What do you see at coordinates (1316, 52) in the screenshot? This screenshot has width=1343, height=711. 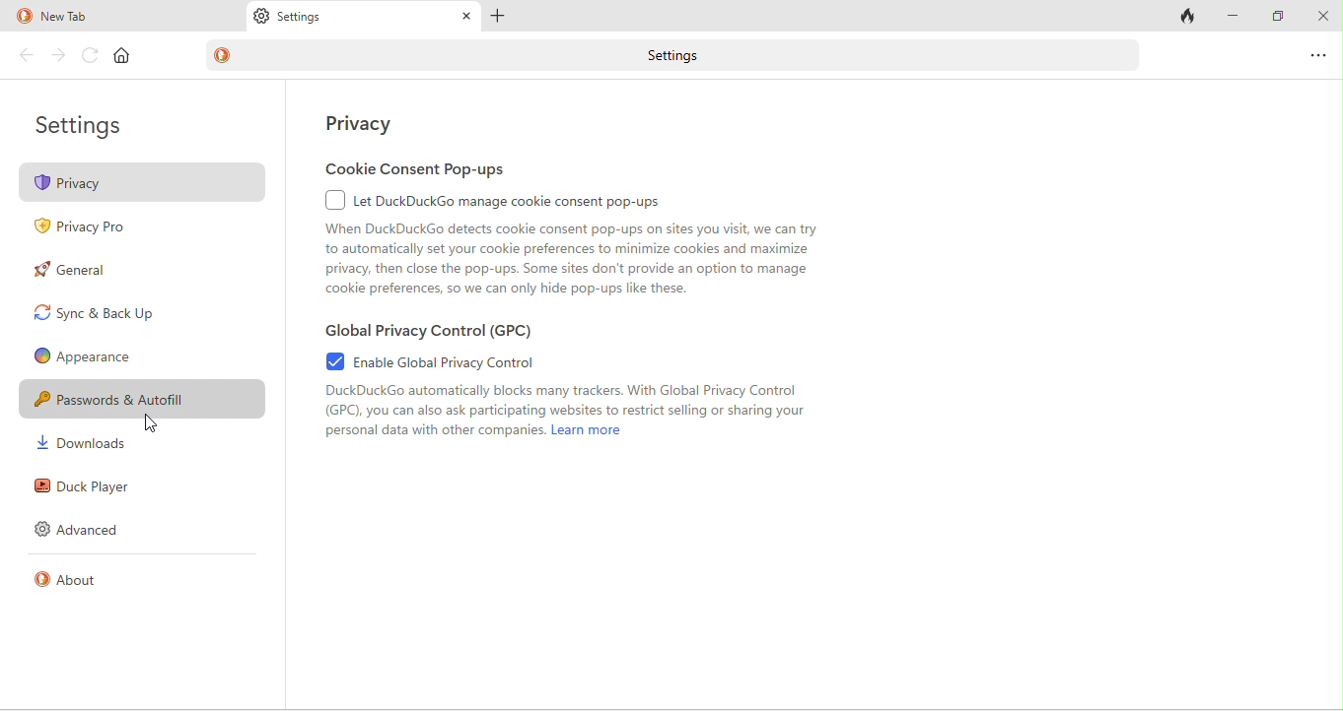 I see `options` at bounding box center [1316, 52].